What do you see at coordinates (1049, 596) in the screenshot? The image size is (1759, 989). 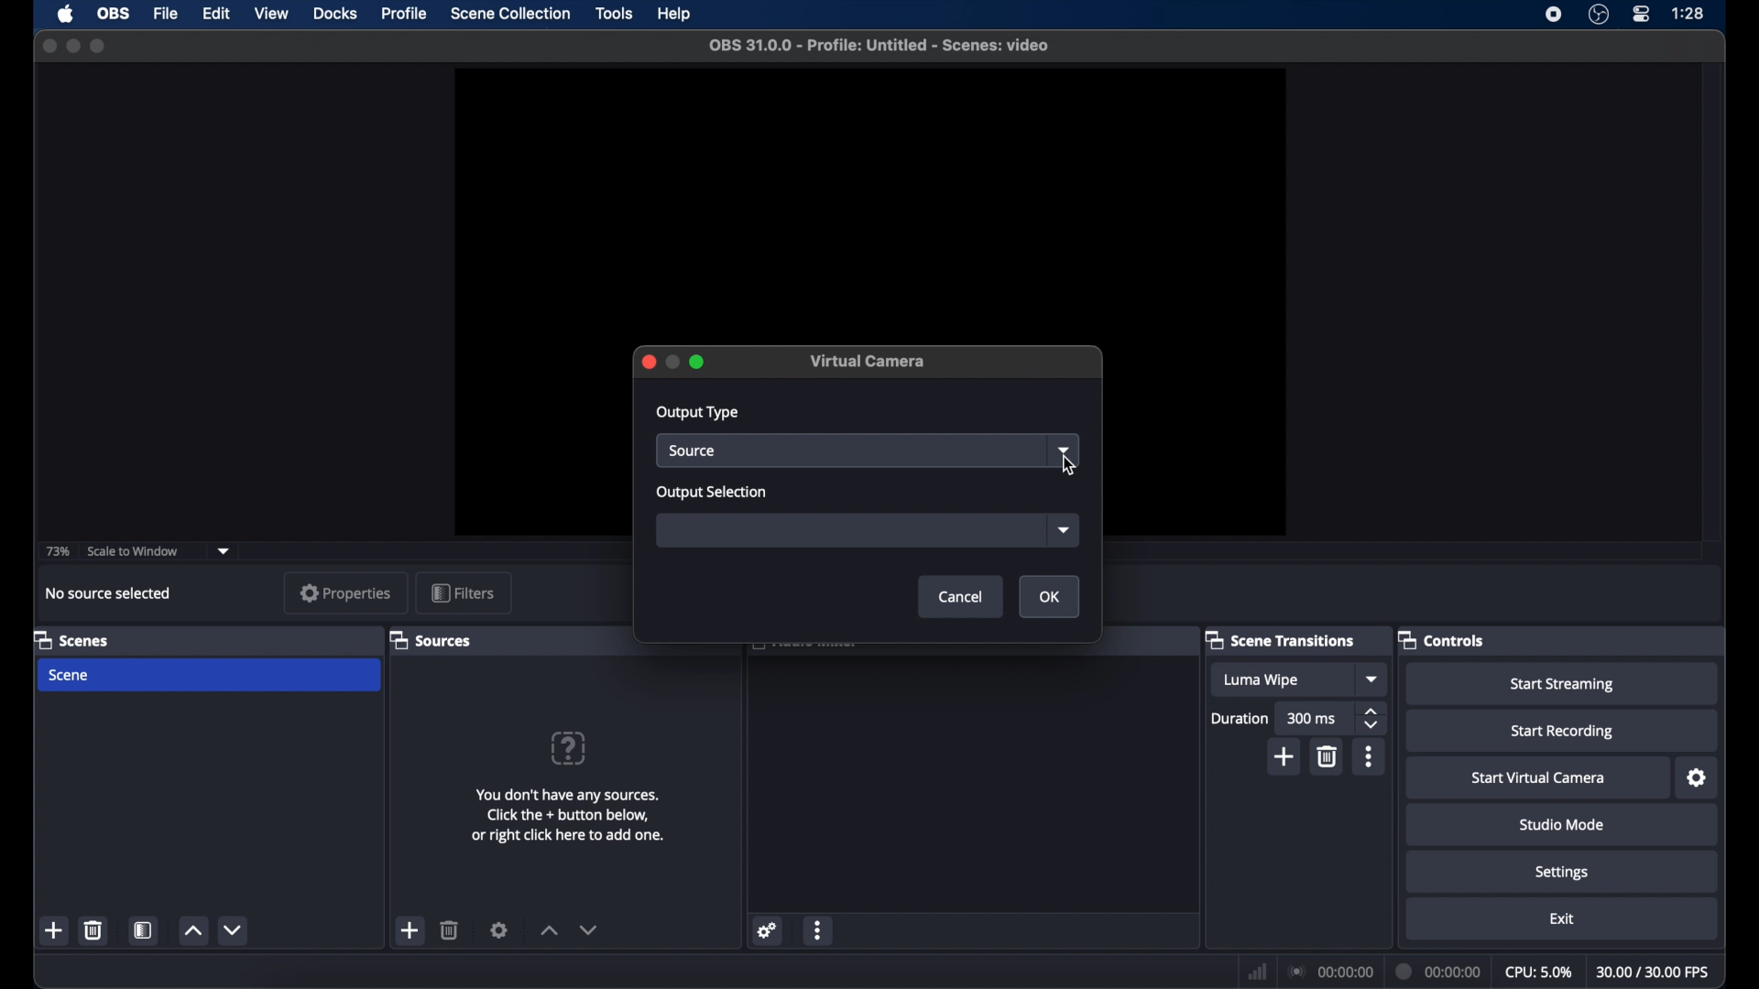 I see `ok` at bounding box center [1049, 596].